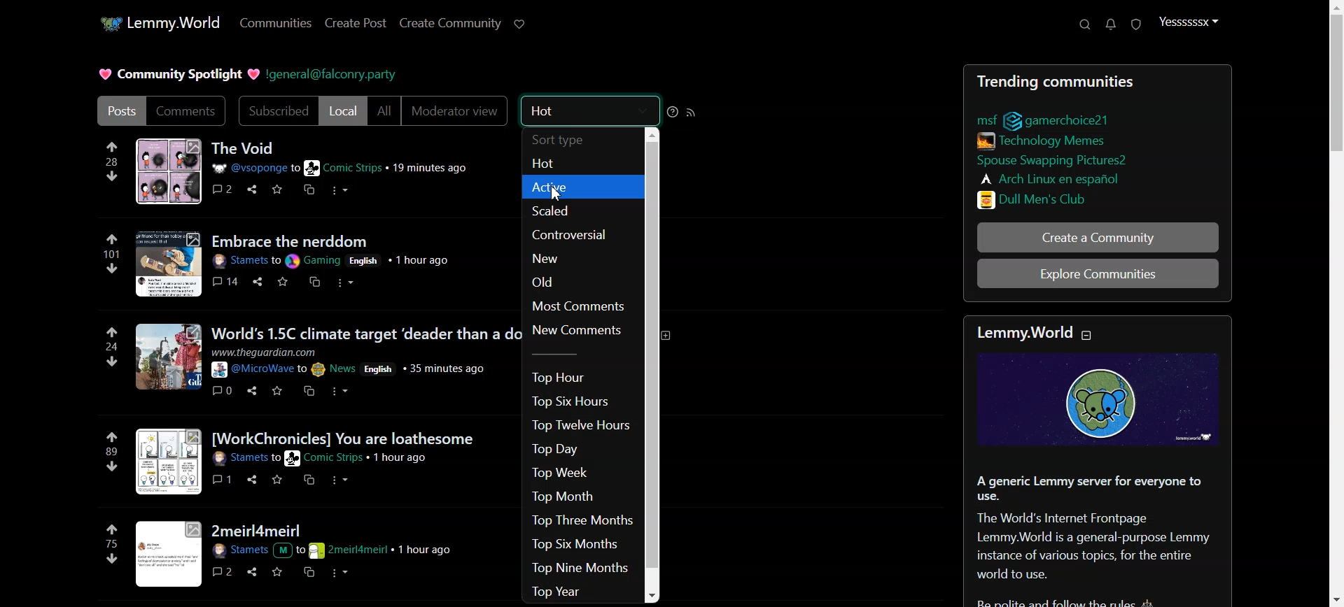 This screenshot has width=1344, height=607. What do you see at coordinates (307, 190) in the screenshot?
I see `cross post` at bounding box center [307, 190].